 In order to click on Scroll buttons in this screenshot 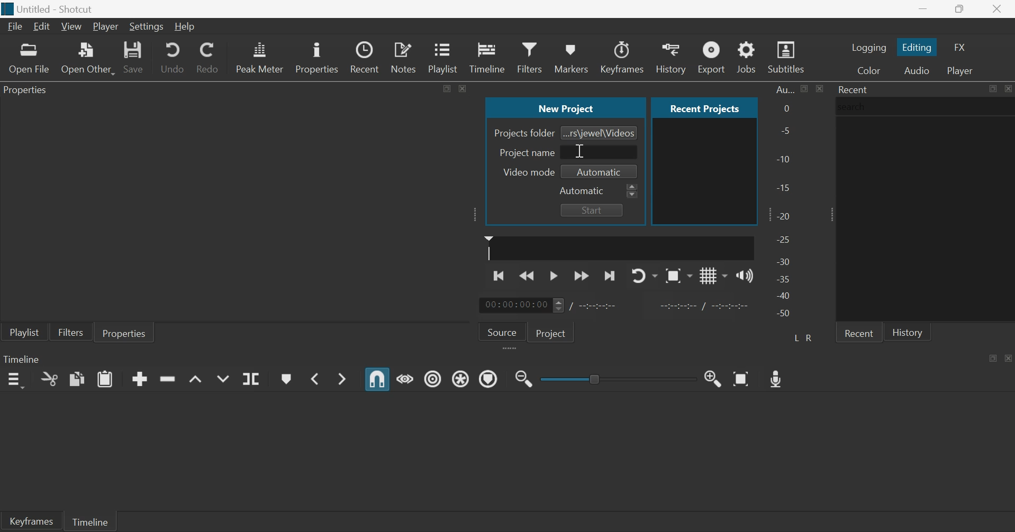, I will do `click(558, 305)`.